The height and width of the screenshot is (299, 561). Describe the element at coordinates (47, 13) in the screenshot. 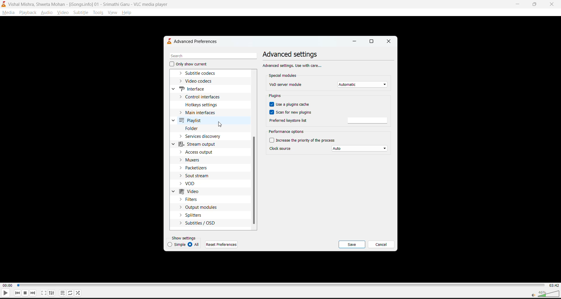

I see `audio` at that location.